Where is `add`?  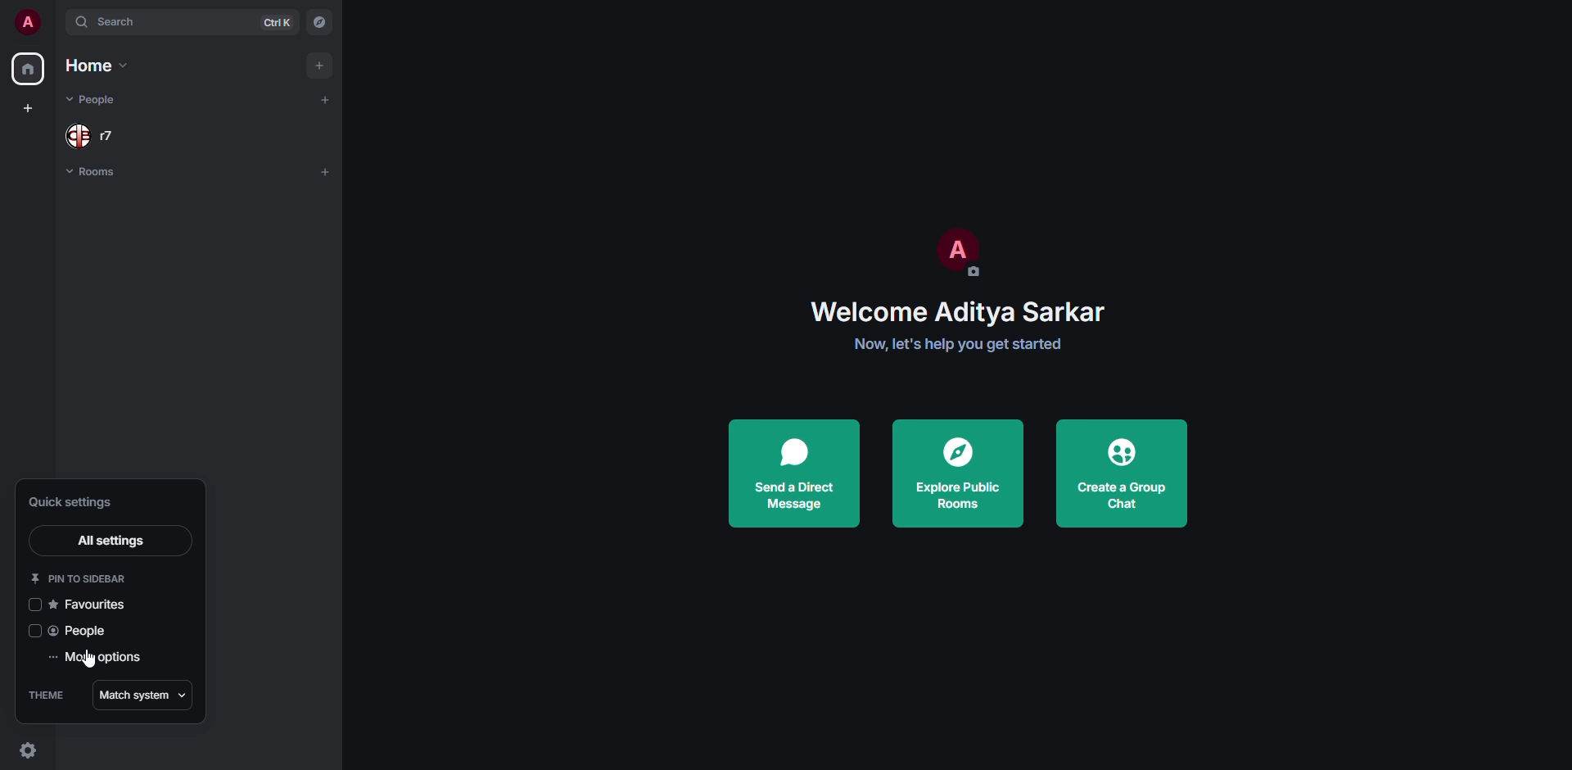 add is located at coordinates (330, 170).